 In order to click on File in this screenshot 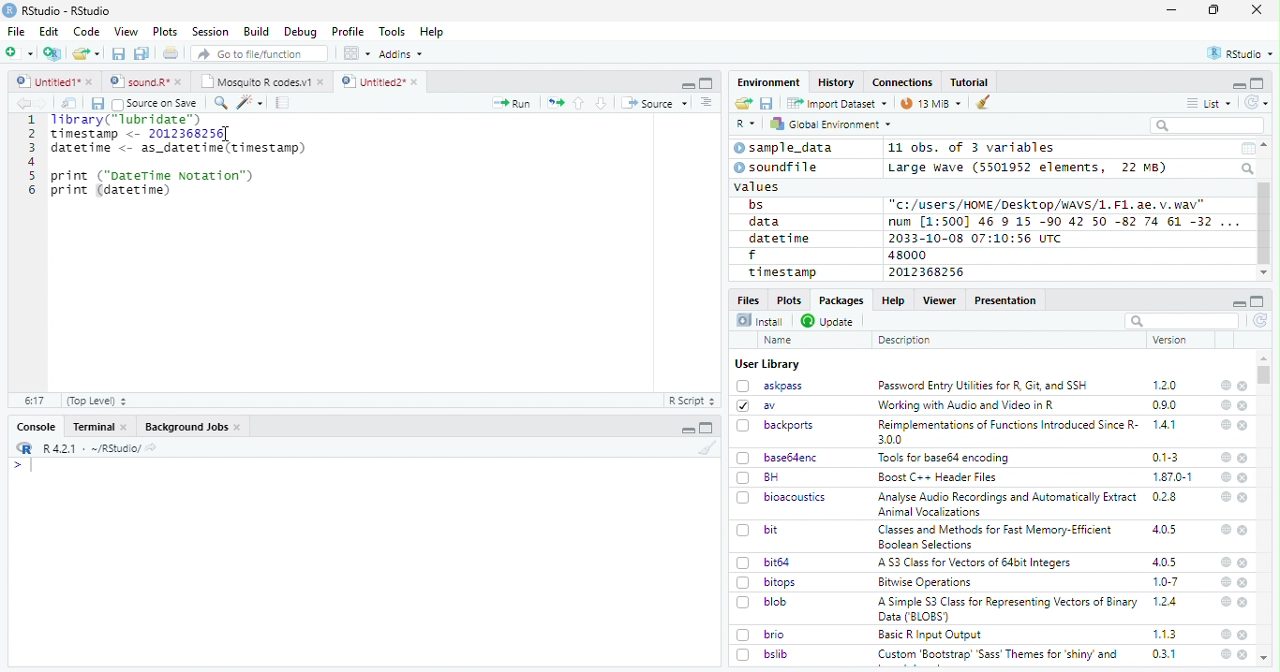, I will do `click(15, 31)`.